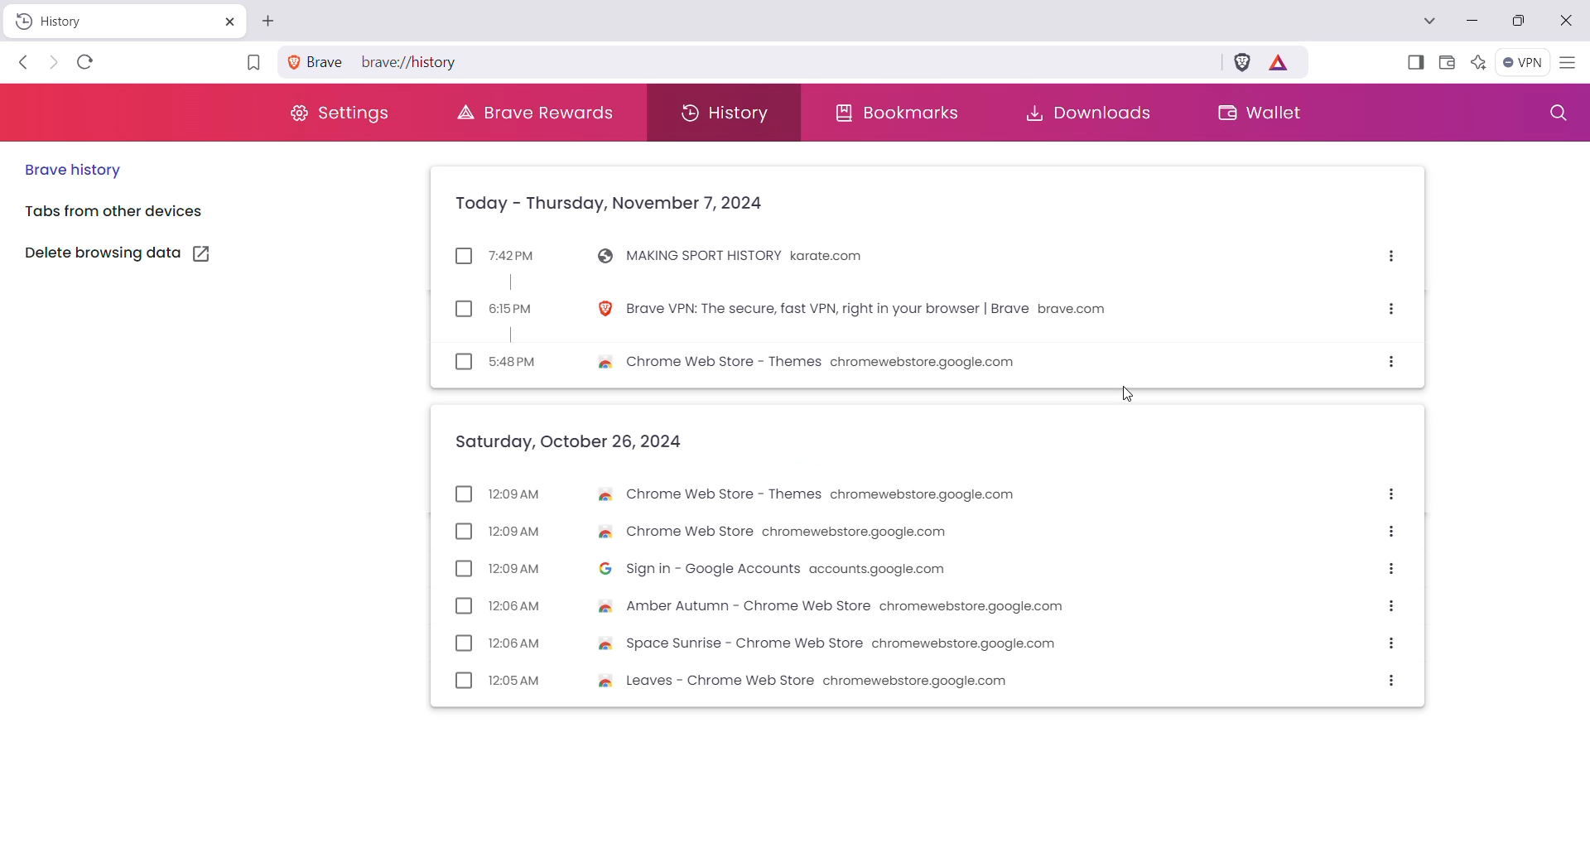 The height and width of the screenshot is (843, 1590). Describe the element at coordinates (1392, 642) in the screenshot. I see `More options` at that location.